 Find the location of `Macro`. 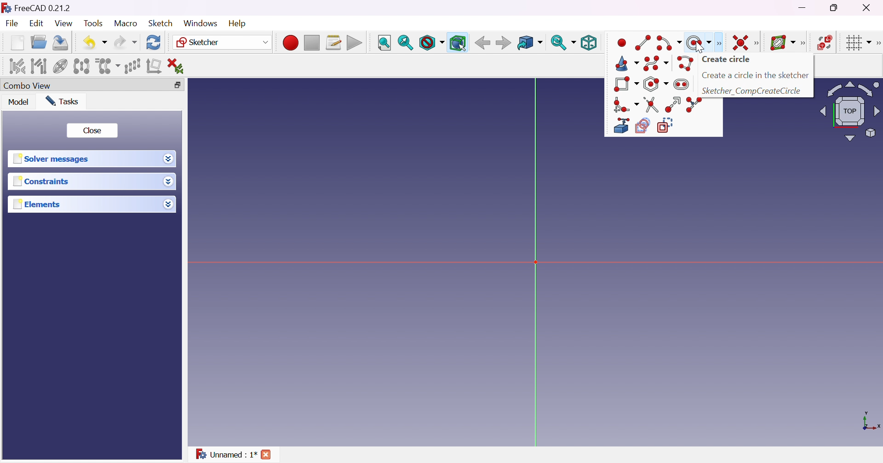

Macro is located at coordinates (126, 23).